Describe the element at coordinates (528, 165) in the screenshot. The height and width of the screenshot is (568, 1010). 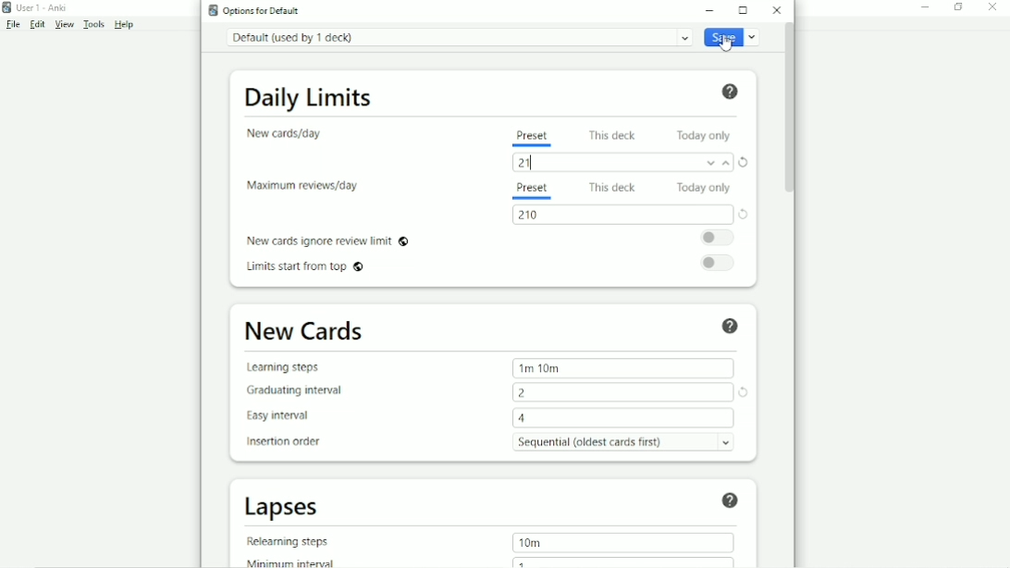
I see `21` at that location.